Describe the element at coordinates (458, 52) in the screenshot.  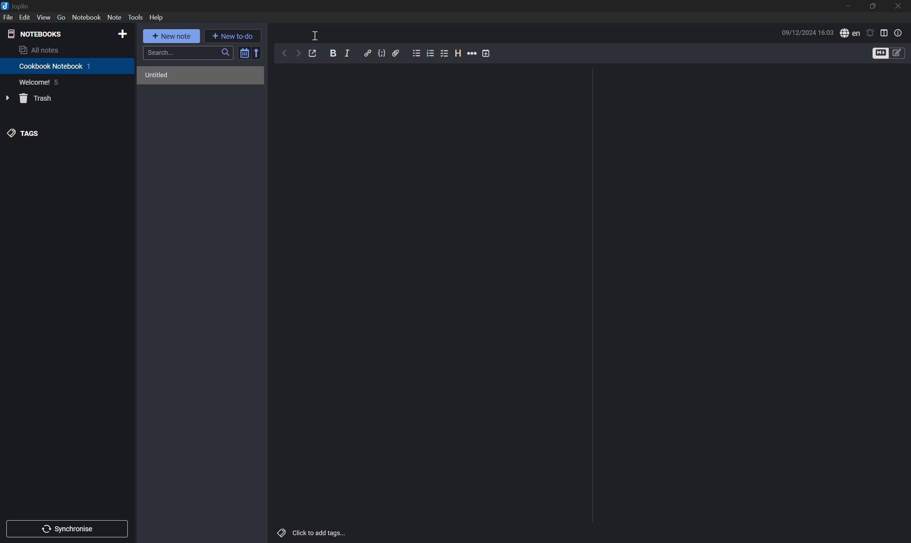
I see `Heading` at that location.